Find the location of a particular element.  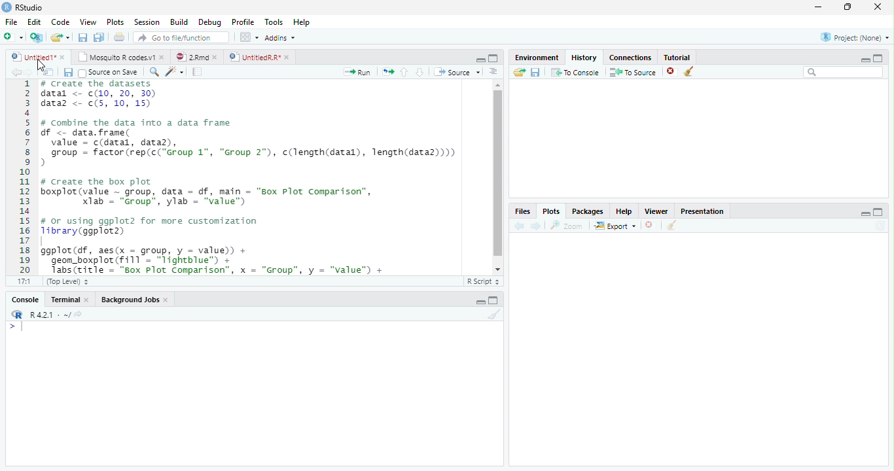

Mosquito R codes.v1 is located at coordinates (115, 57).